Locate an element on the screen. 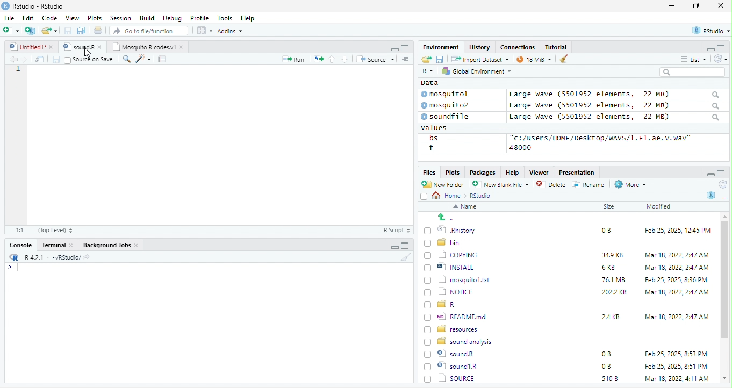  | SOURCE is located at coordinates (456, 366).